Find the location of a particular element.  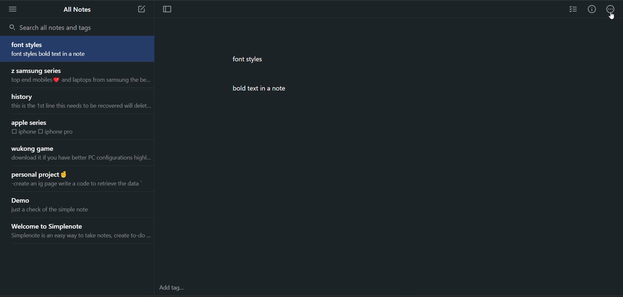

add tag is located at coordinates (173, 288).